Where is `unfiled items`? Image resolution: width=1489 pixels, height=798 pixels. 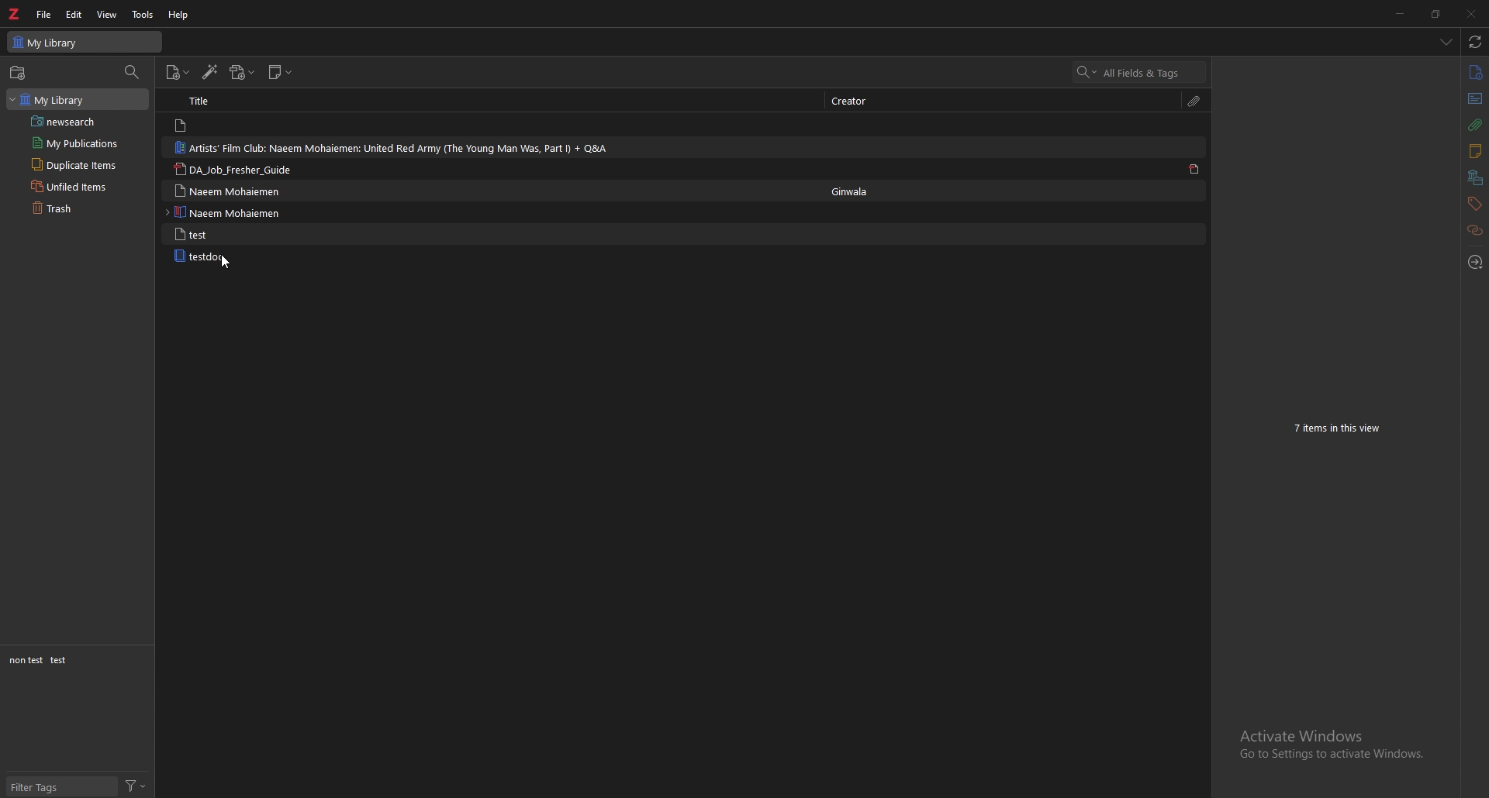 unfiled items is located at coordinates (80, 187).